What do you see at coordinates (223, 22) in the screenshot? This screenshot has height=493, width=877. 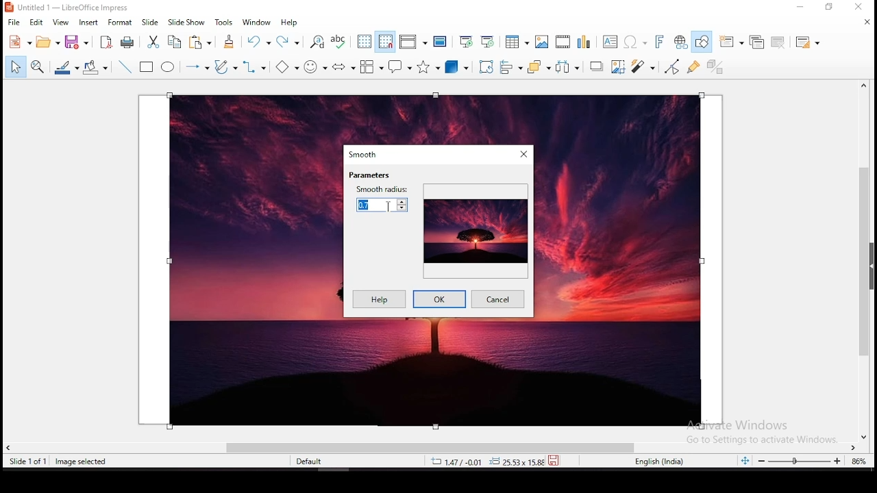 I see `tools` at bounding box center [223, 22].